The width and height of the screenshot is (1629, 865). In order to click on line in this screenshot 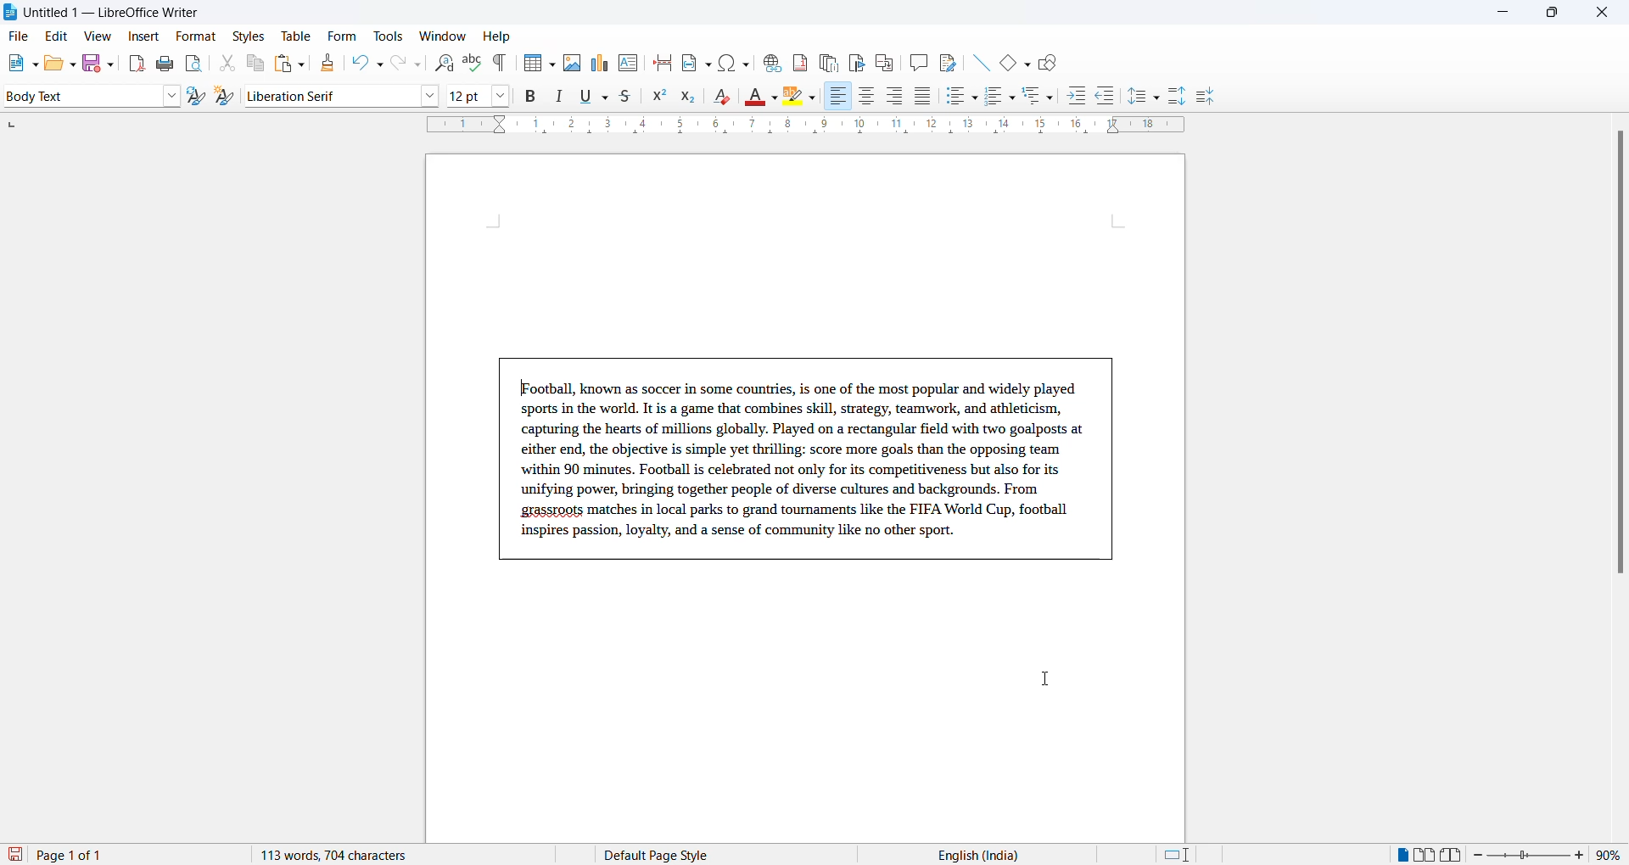, I will do `click(976, 60)`.